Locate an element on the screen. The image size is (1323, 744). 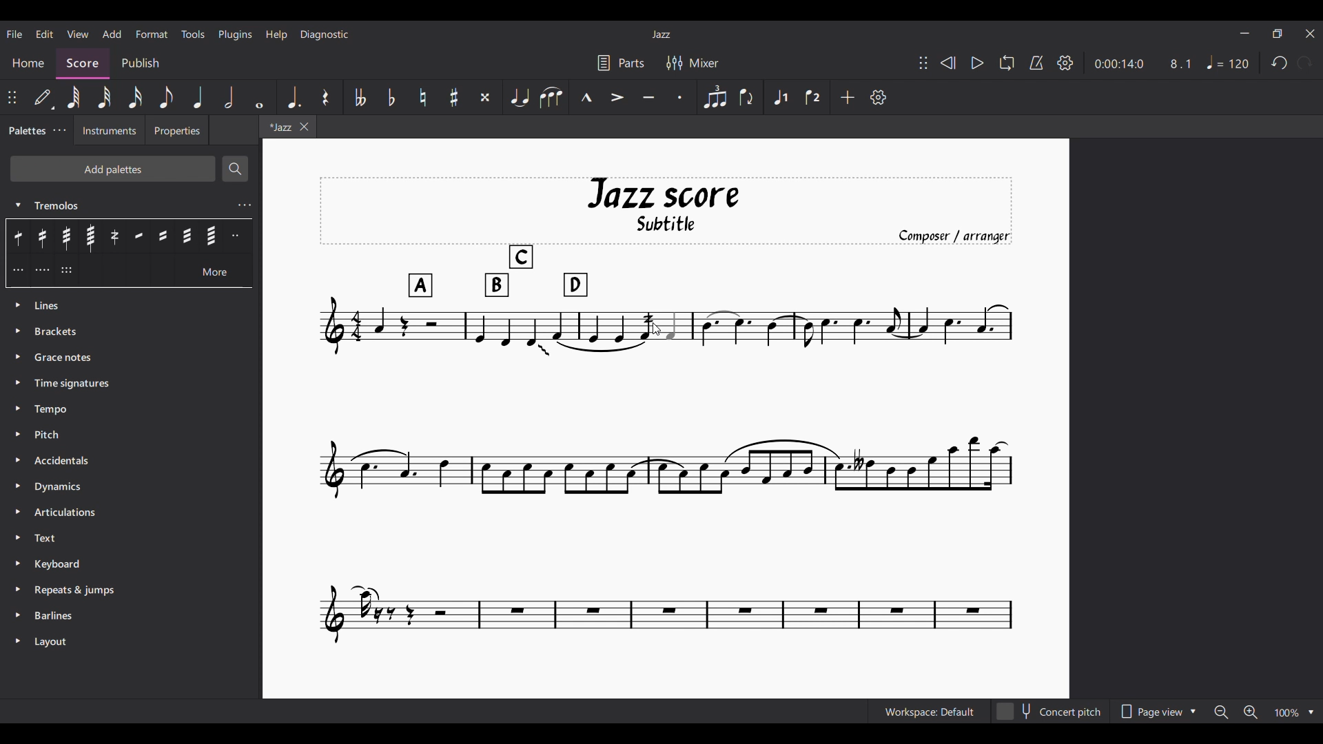
64th between notes is located at coordinates (212, 236).